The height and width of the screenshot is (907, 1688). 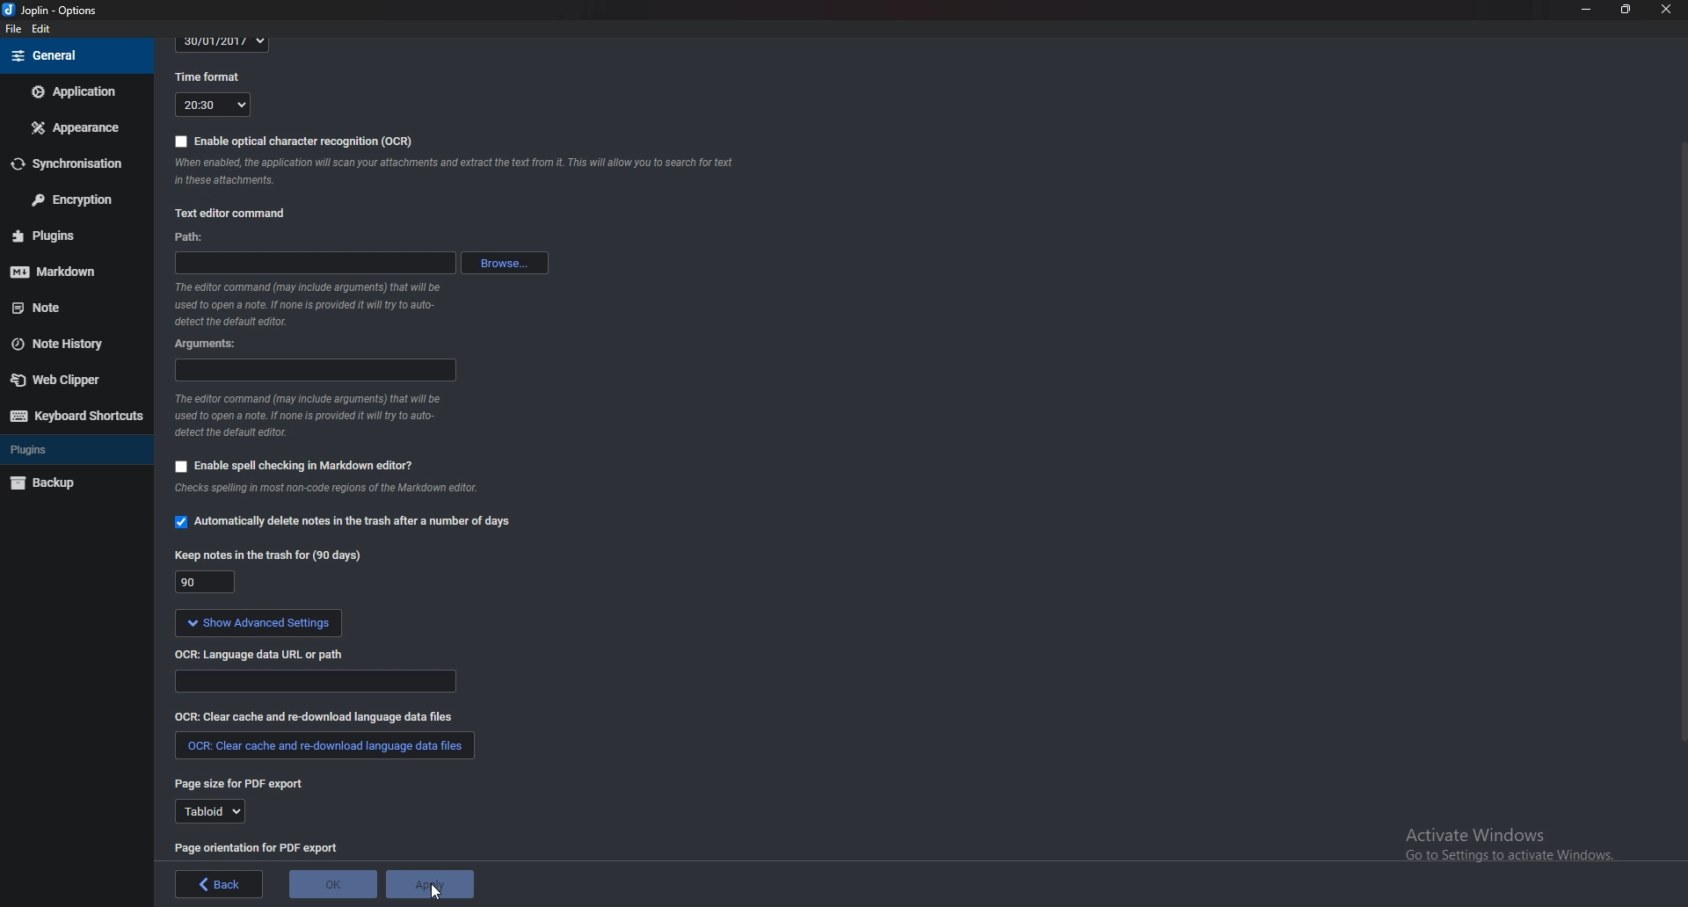 I want to click on Plugins, so click(x=67, y=448).